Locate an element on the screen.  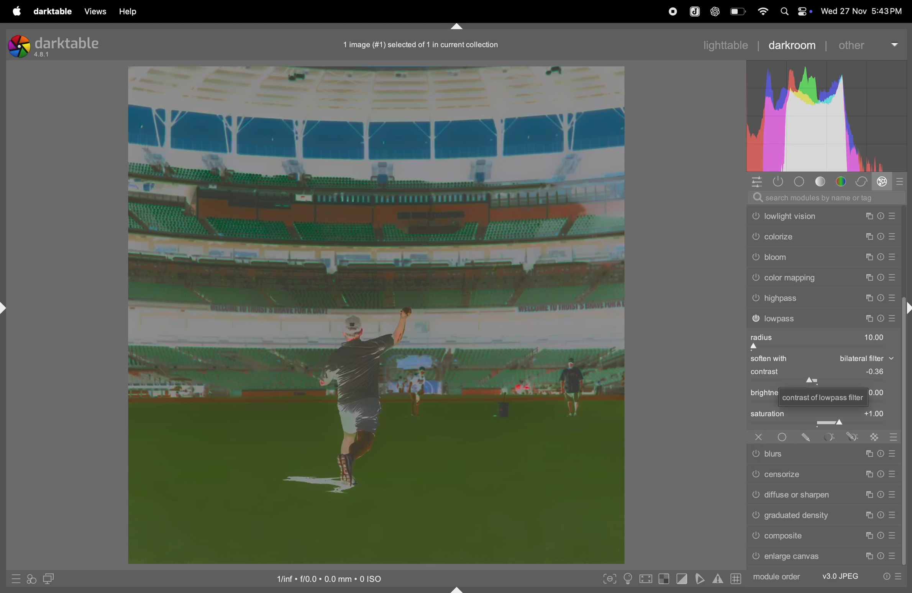
low light vision is located at coordinates (823, 216).